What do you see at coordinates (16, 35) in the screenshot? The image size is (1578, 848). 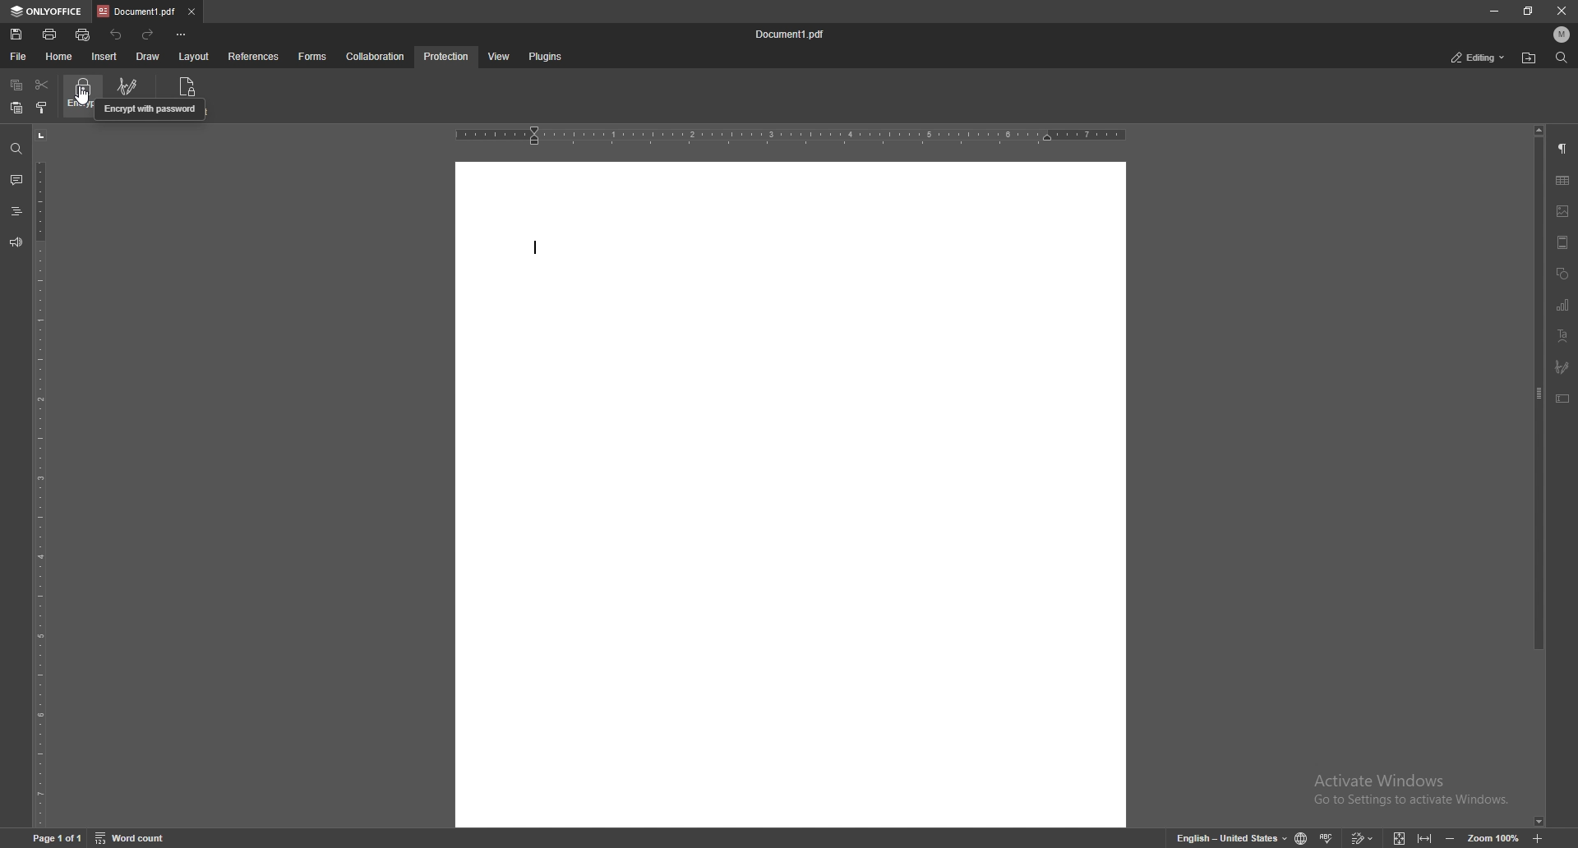 I see `save` at bounding box center [16, 35].